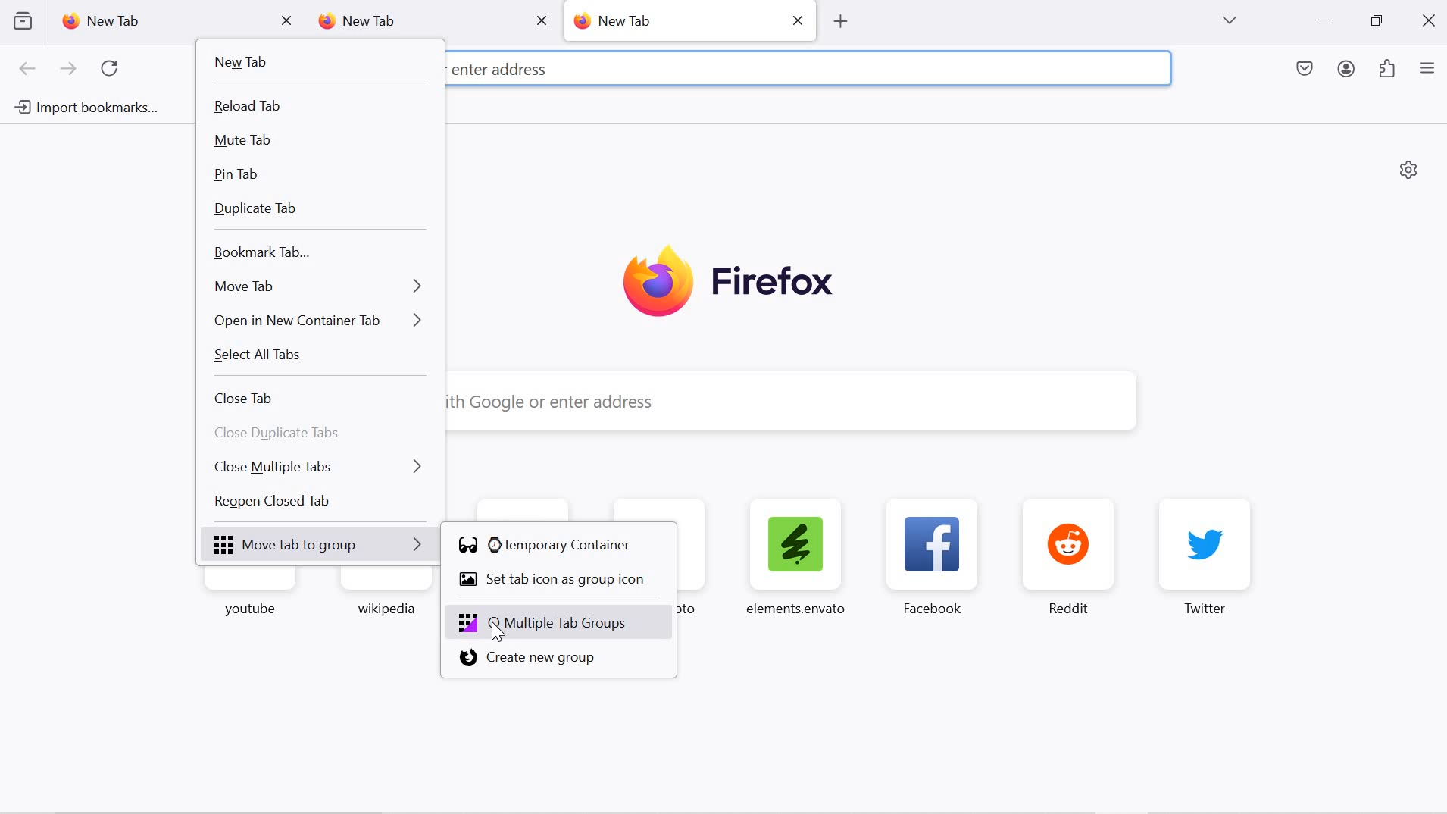  I want to click on account, so click(1349, 71).